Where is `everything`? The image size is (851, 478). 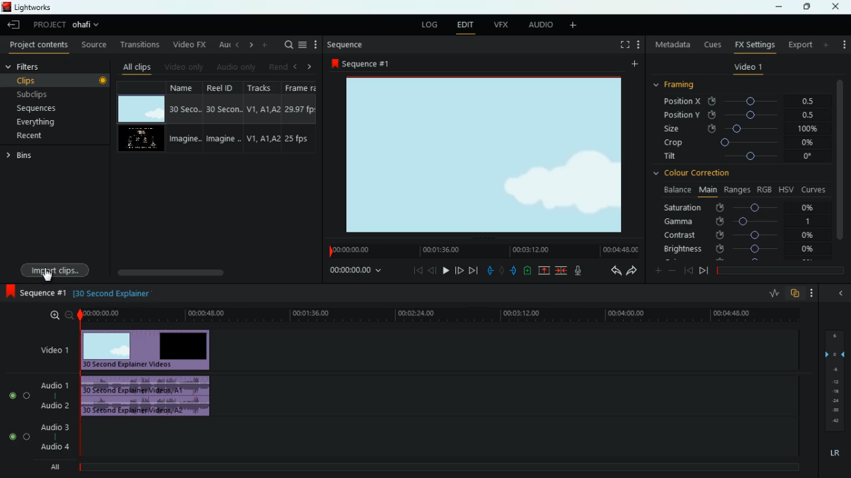
everything is located at coordinates (49, 124).